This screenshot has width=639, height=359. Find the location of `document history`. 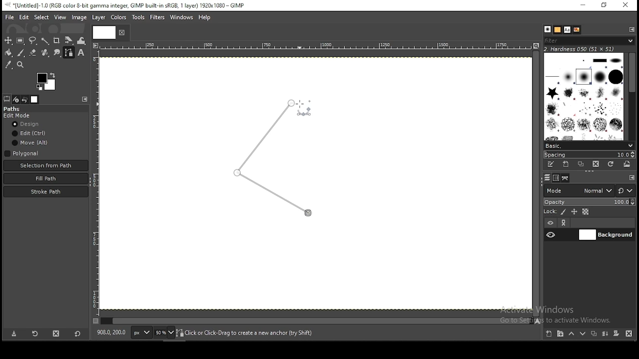

document history is located at coordinates (576, 29).